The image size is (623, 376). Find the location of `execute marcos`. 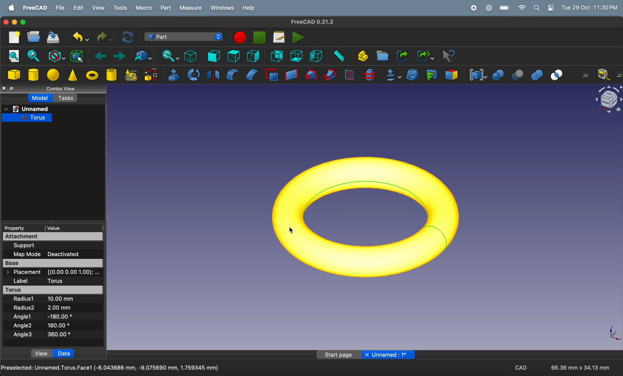

execute marcos is located at coordinates (298, 37).